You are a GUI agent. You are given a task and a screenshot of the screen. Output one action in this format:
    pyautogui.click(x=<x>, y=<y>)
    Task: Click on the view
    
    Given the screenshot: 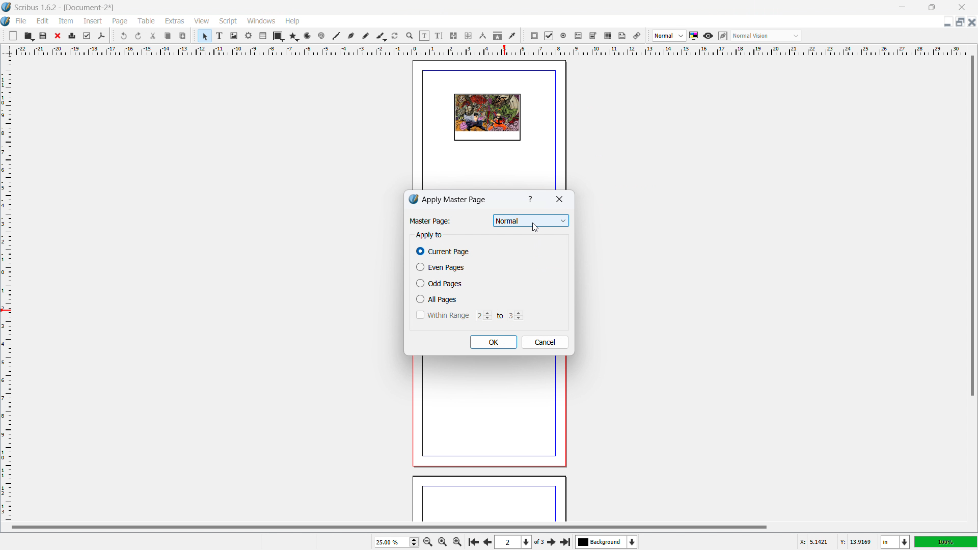 What is the action you would take?
    pyautogui.click(x=202, y=21)
    